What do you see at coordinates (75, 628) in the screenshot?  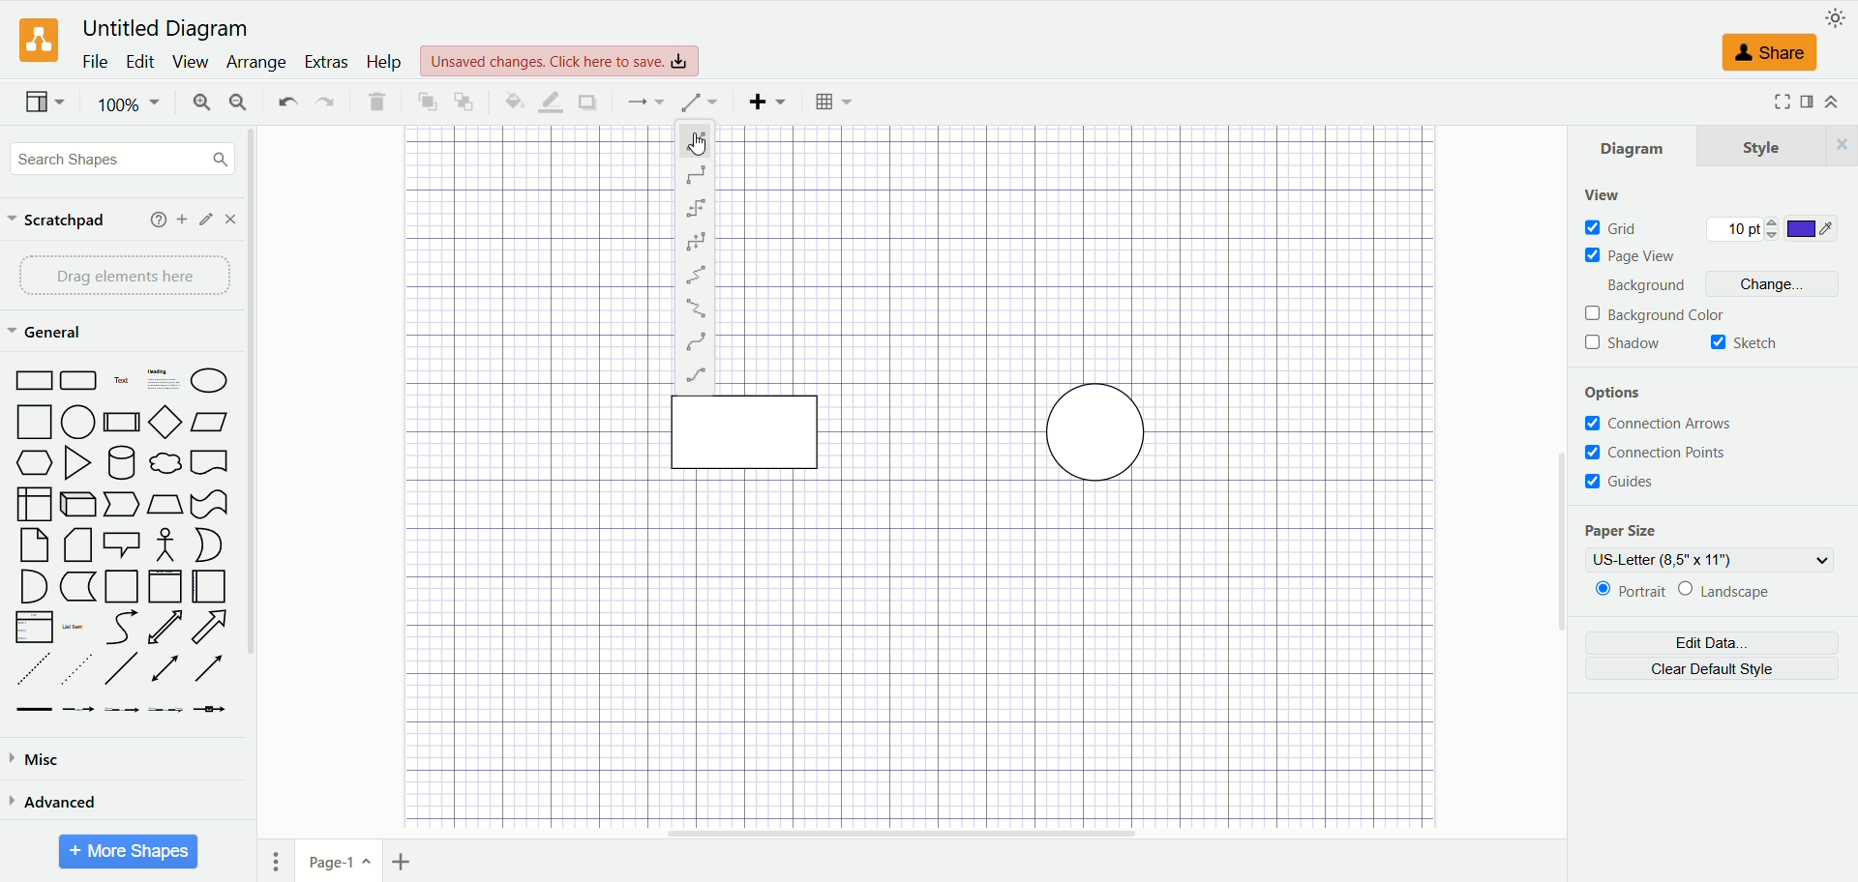 I see `List Item` at bounding box center [75, 628].